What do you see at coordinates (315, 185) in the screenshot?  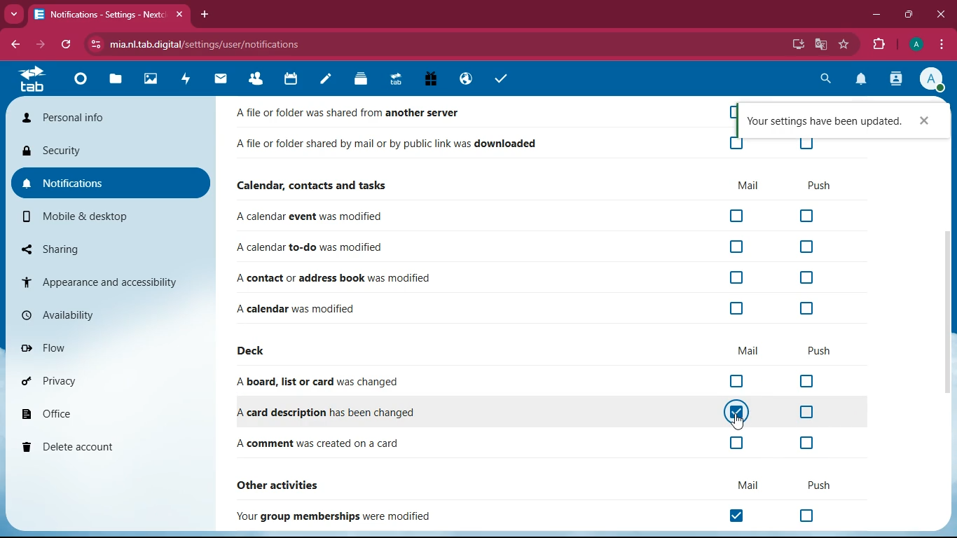 I see `Calendar, contacts and tasks` at bounding box center [315, 185].